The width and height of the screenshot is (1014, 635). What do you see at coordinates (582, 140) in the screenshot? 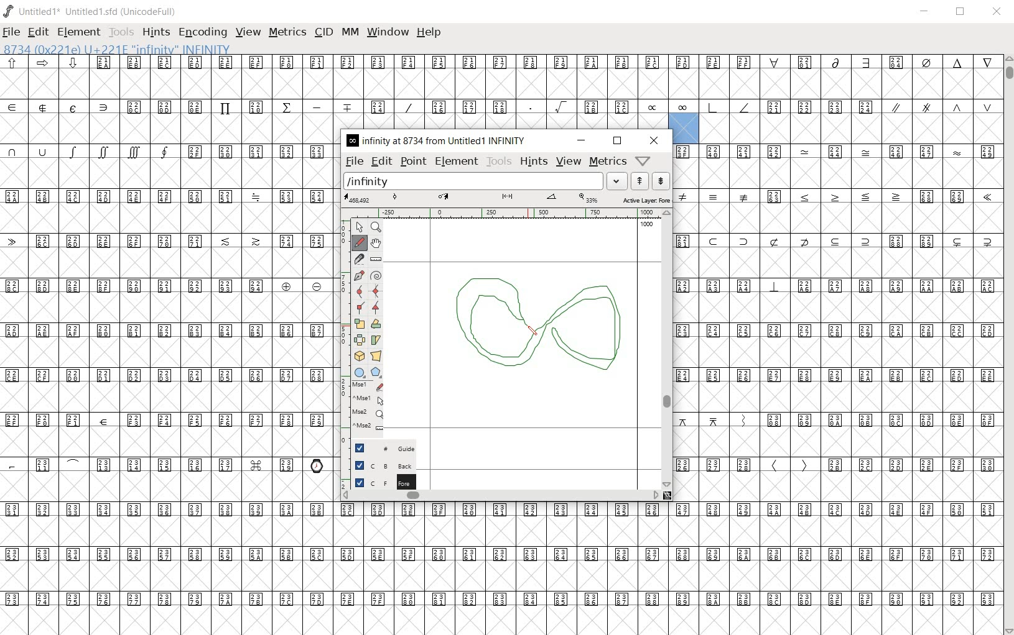
I see `minimize` at bounding box center [582, 140].